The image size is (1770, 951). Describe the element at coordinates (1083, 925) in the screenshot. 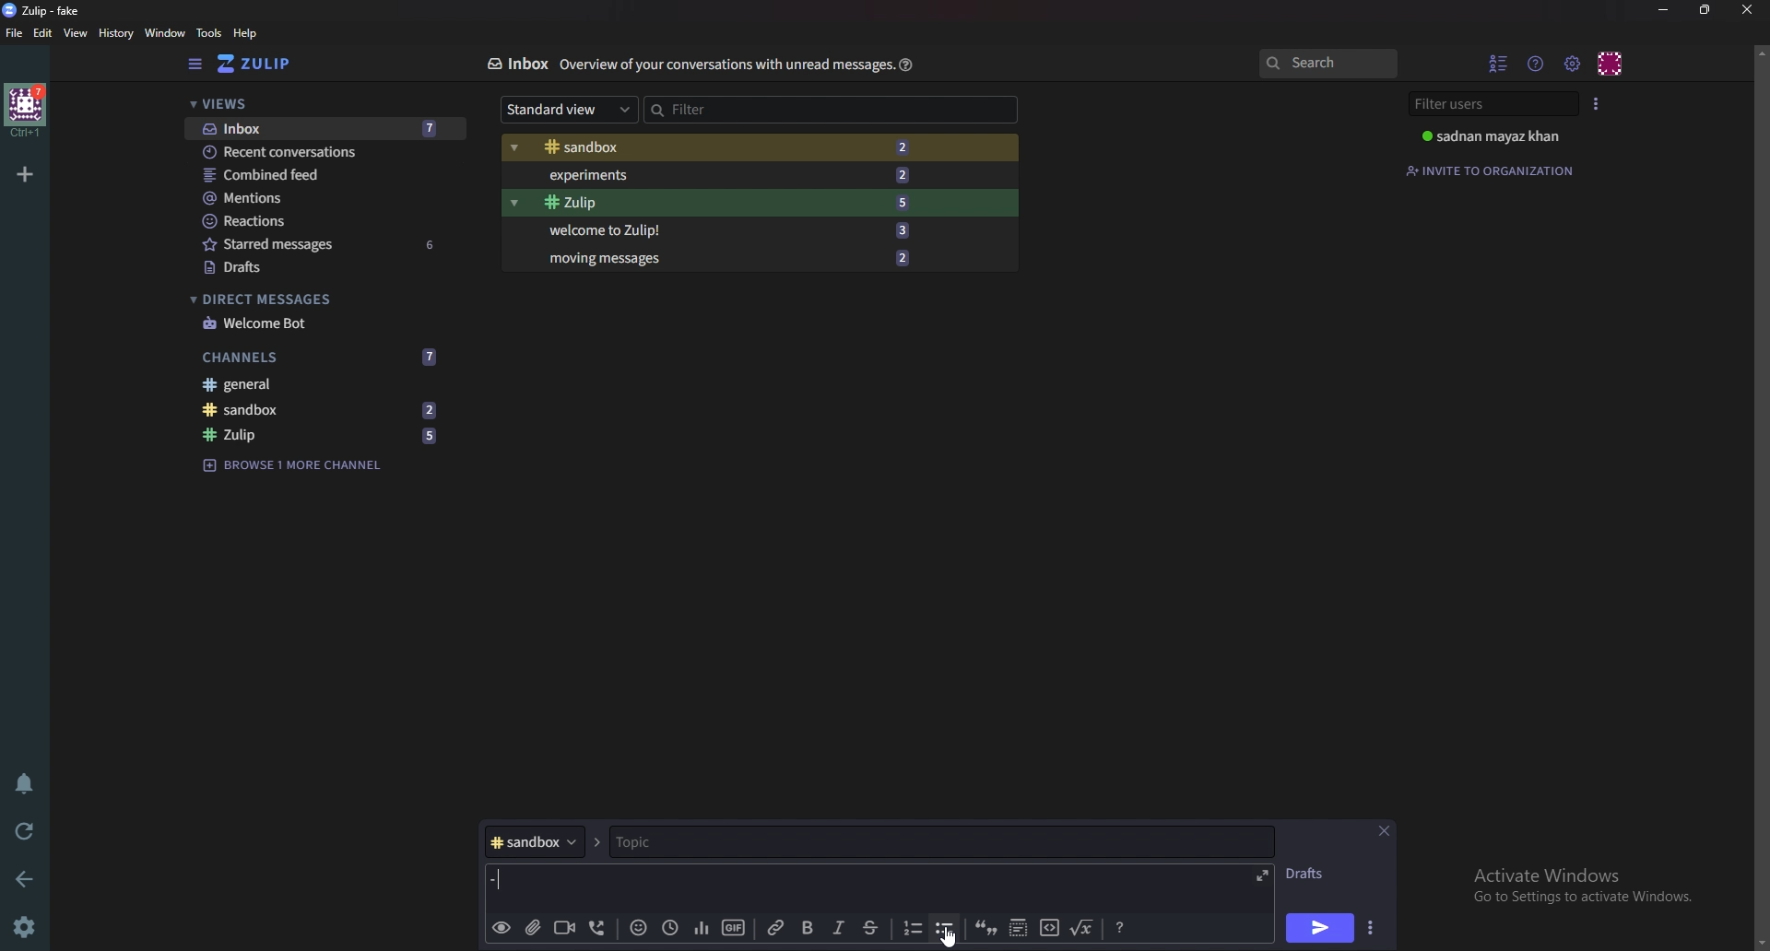

I see `Math` at that location.